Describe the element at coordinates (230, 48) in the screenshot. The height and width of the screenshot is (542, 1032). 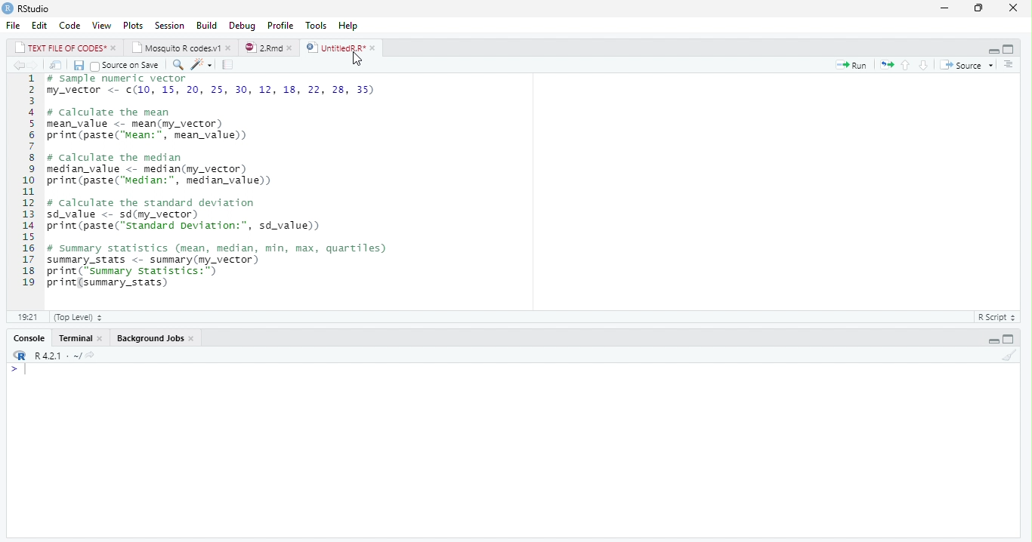
I see `close` at that location.